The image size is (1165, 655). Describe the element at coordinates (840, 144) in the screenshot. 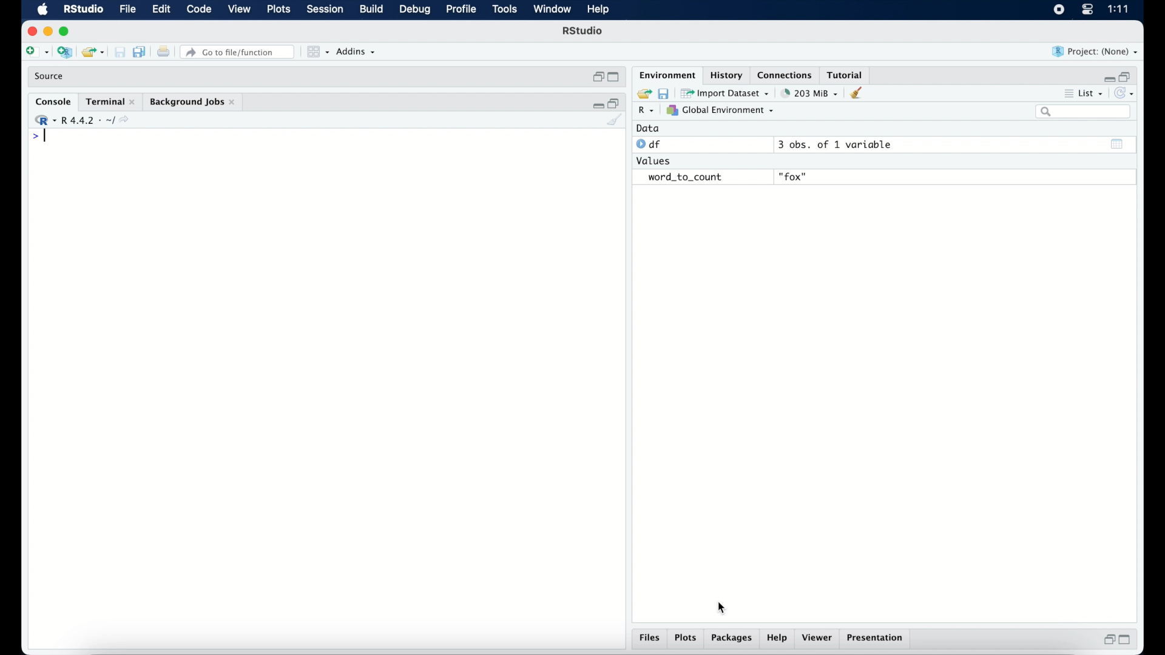

I see `3 obs, of 1 variable` at that location.